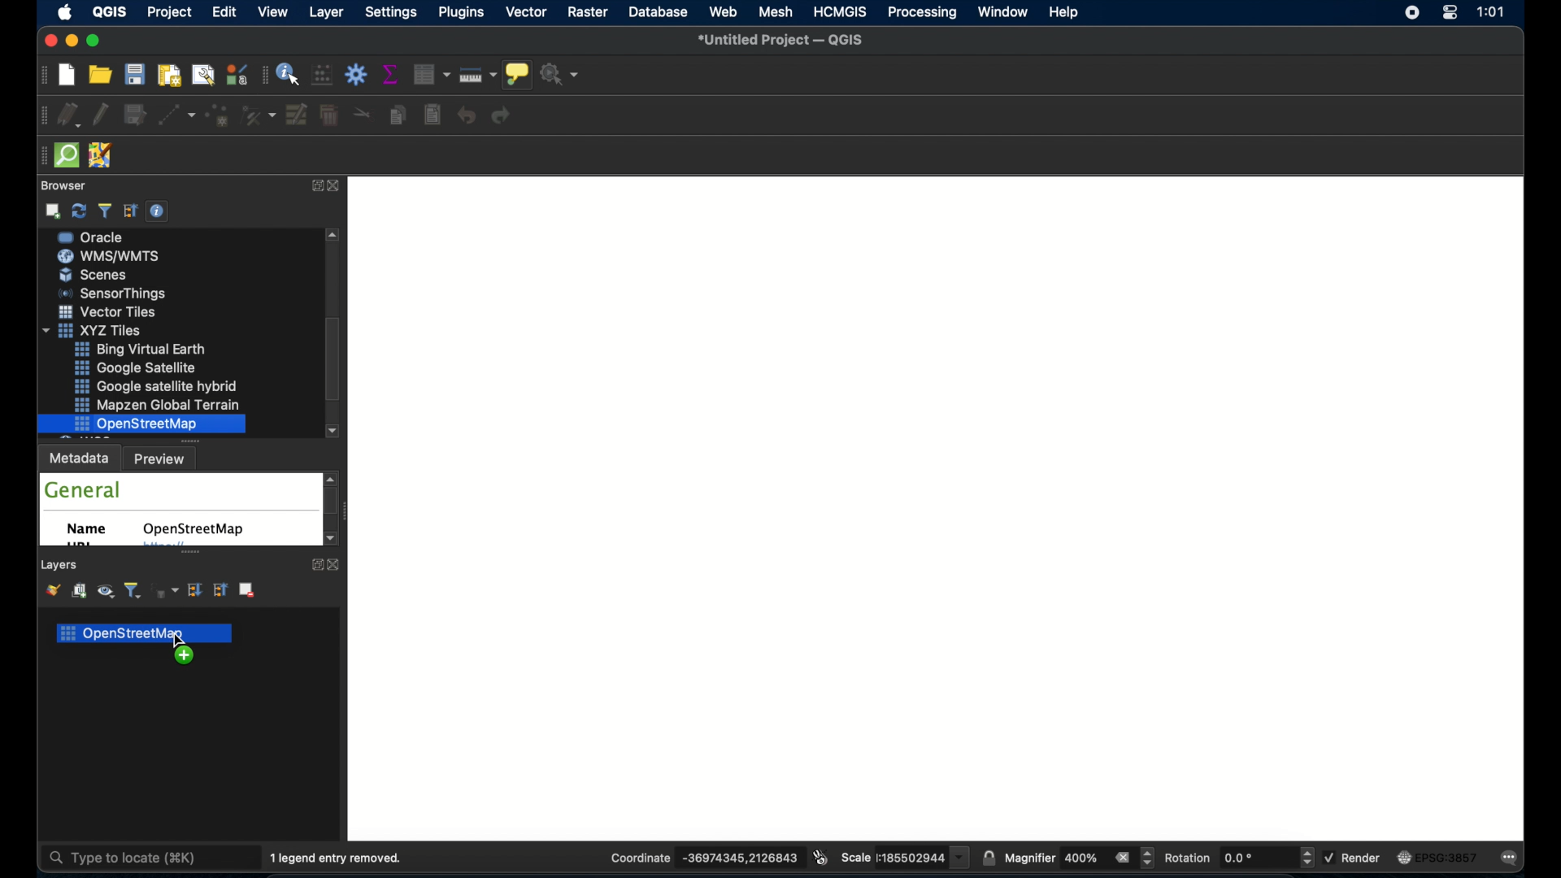 This screenshot has width=1561, height=878. Describe the element at coordinates (1440, 858) in the screenshot. I see `current crs` at that location.